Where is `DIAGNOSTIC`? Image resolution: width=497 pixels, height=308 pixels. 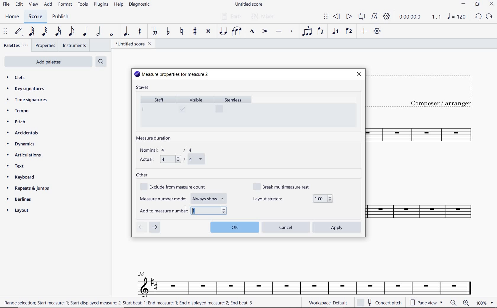 DIAGNOSTIC is located at coordinates (141, 5).